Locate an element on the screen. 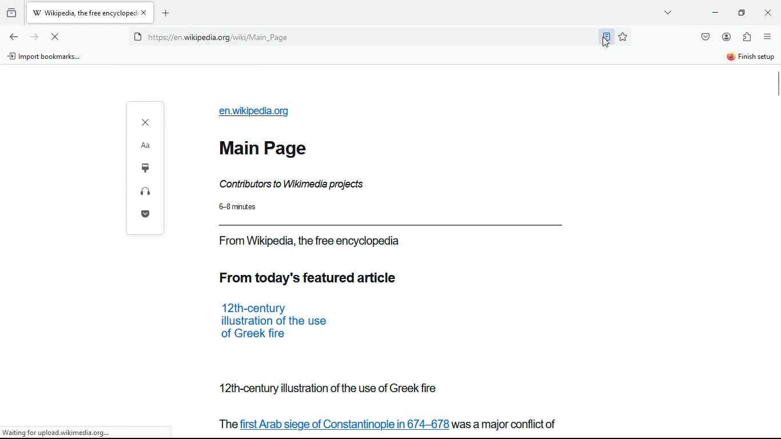  history is located at coordinates (11, 14).